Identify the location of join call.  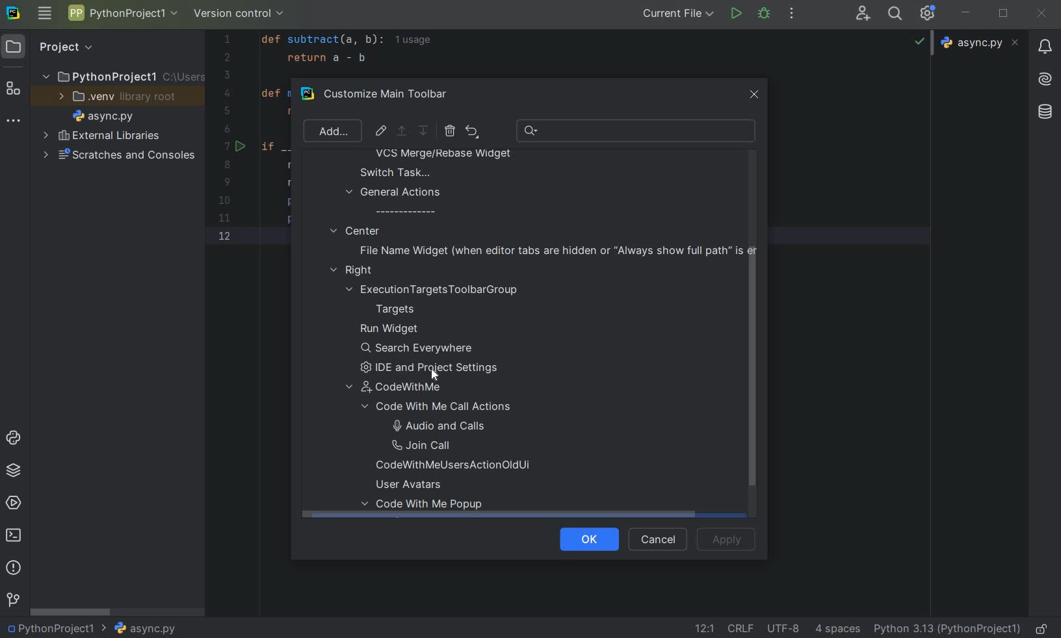
(437, 446).